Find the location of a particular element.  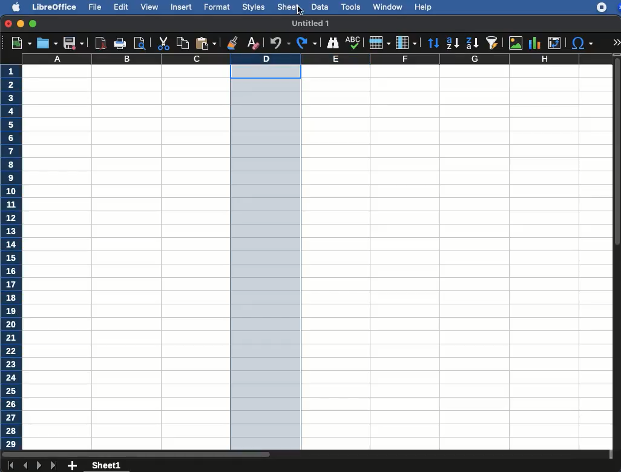

apple is located at coordinates (12, 7).